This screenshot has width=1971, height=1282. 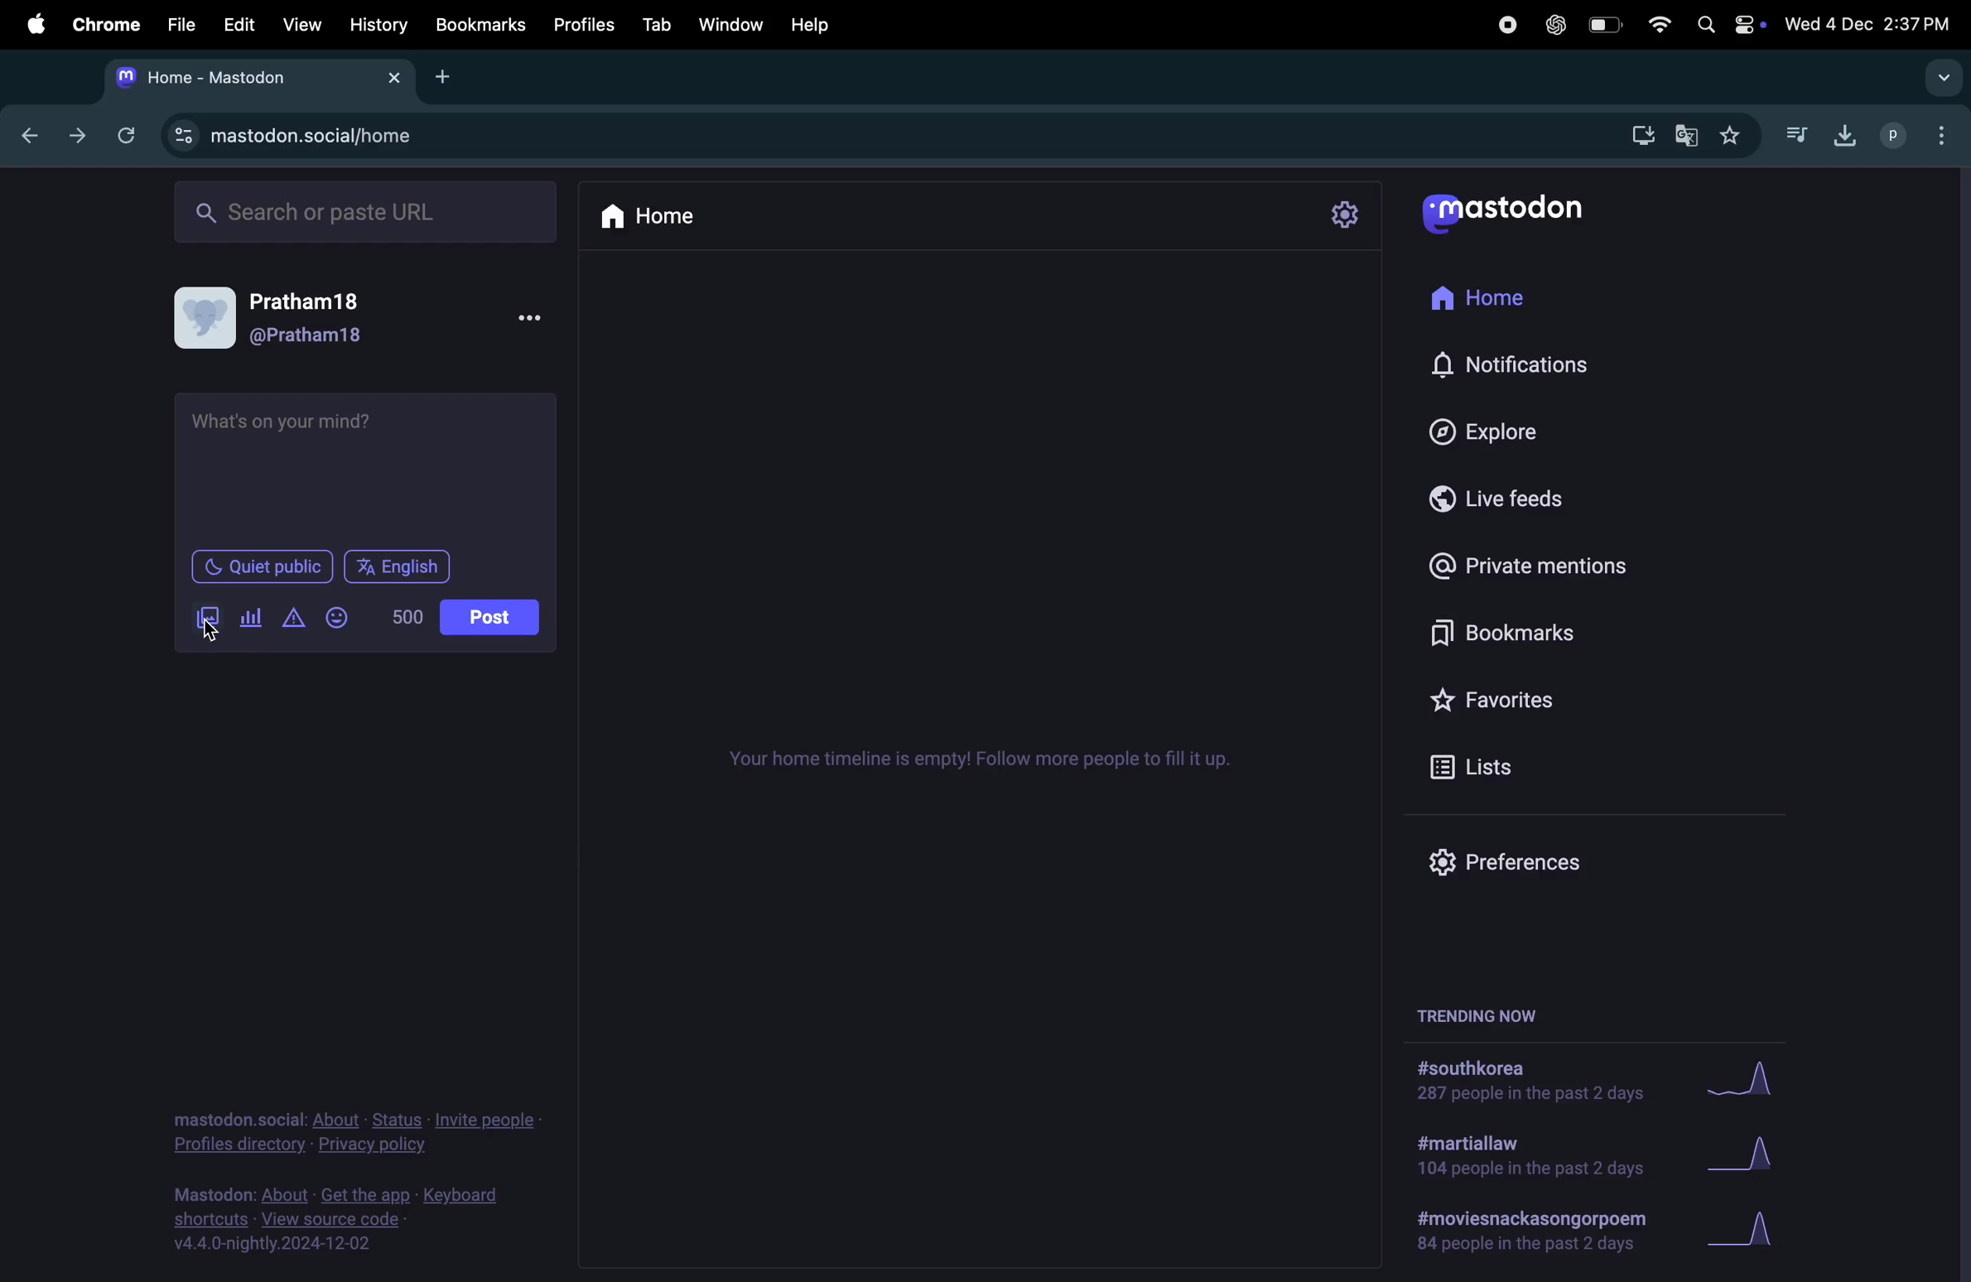 What do you see at coordinates (1510, 496) in the screenshot?
I see `live feeds` at bounding box center [1510, 496].